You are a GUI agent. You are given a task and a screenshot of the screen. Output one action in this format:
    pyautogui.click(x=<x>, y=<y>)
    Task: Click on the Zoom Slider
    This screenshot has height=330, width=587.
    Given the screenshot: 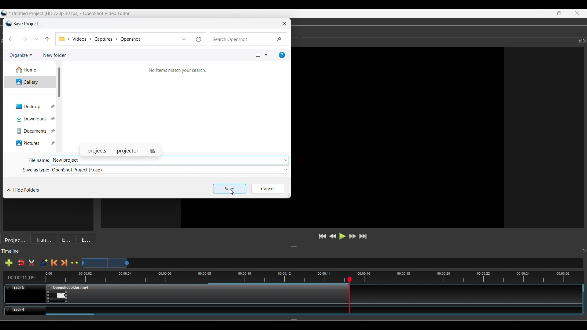 What is the action you would take?
    pyautogui.click(x=332, y=263)
    